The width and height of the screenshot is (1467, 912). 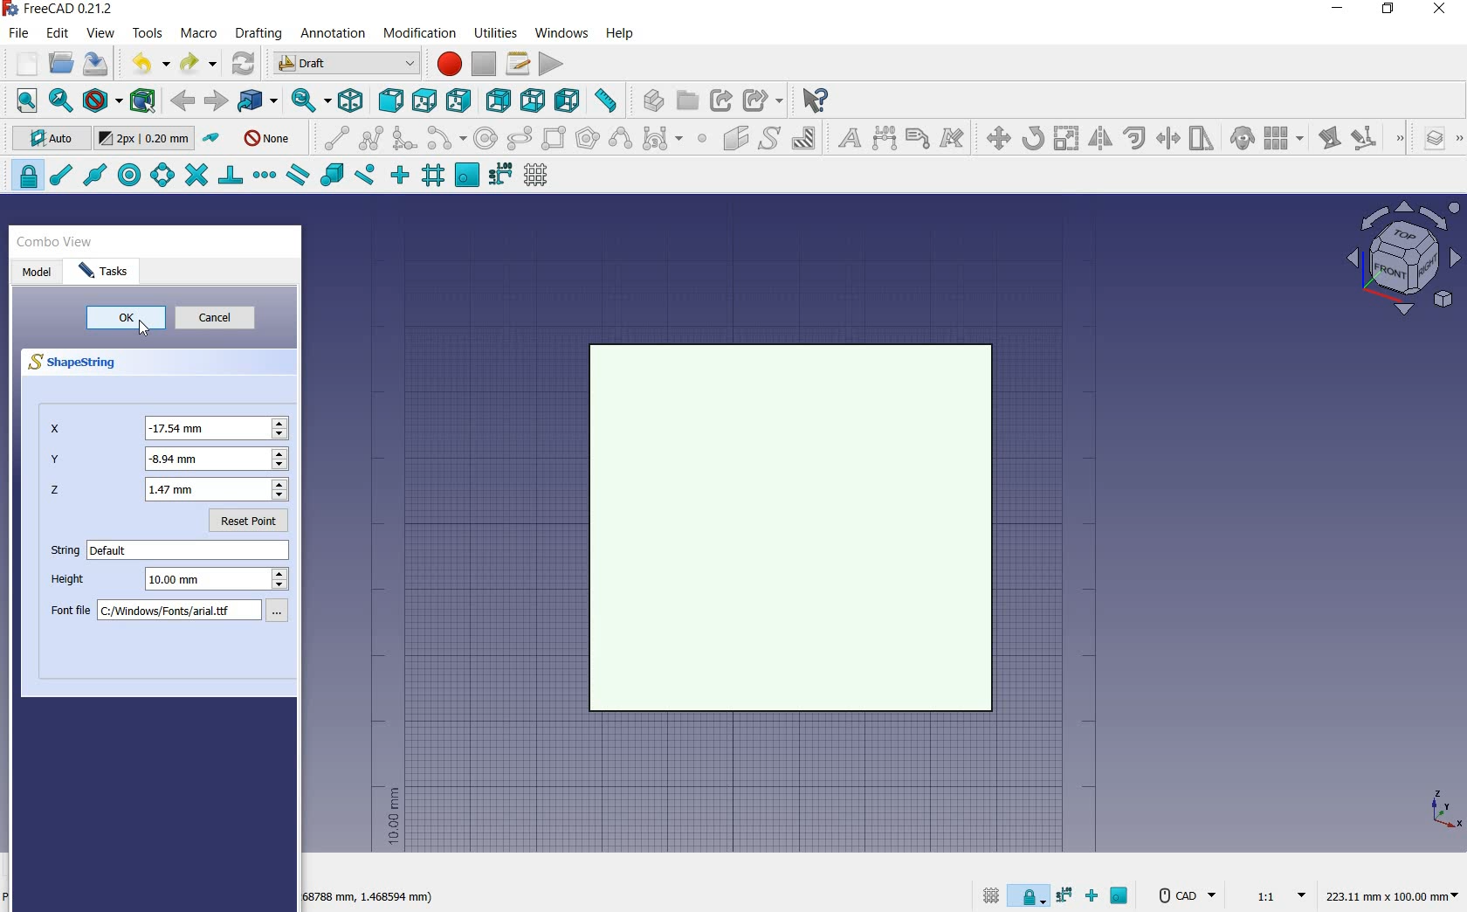 I want to click on view plane options, so click(x=1404, y=260).